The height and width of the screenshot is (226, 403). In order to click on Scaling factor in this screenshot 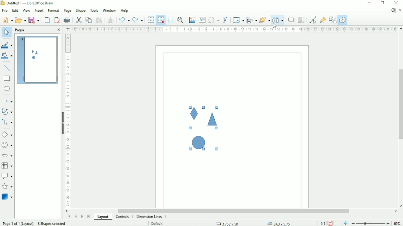, I will do `click(322, 223)`.